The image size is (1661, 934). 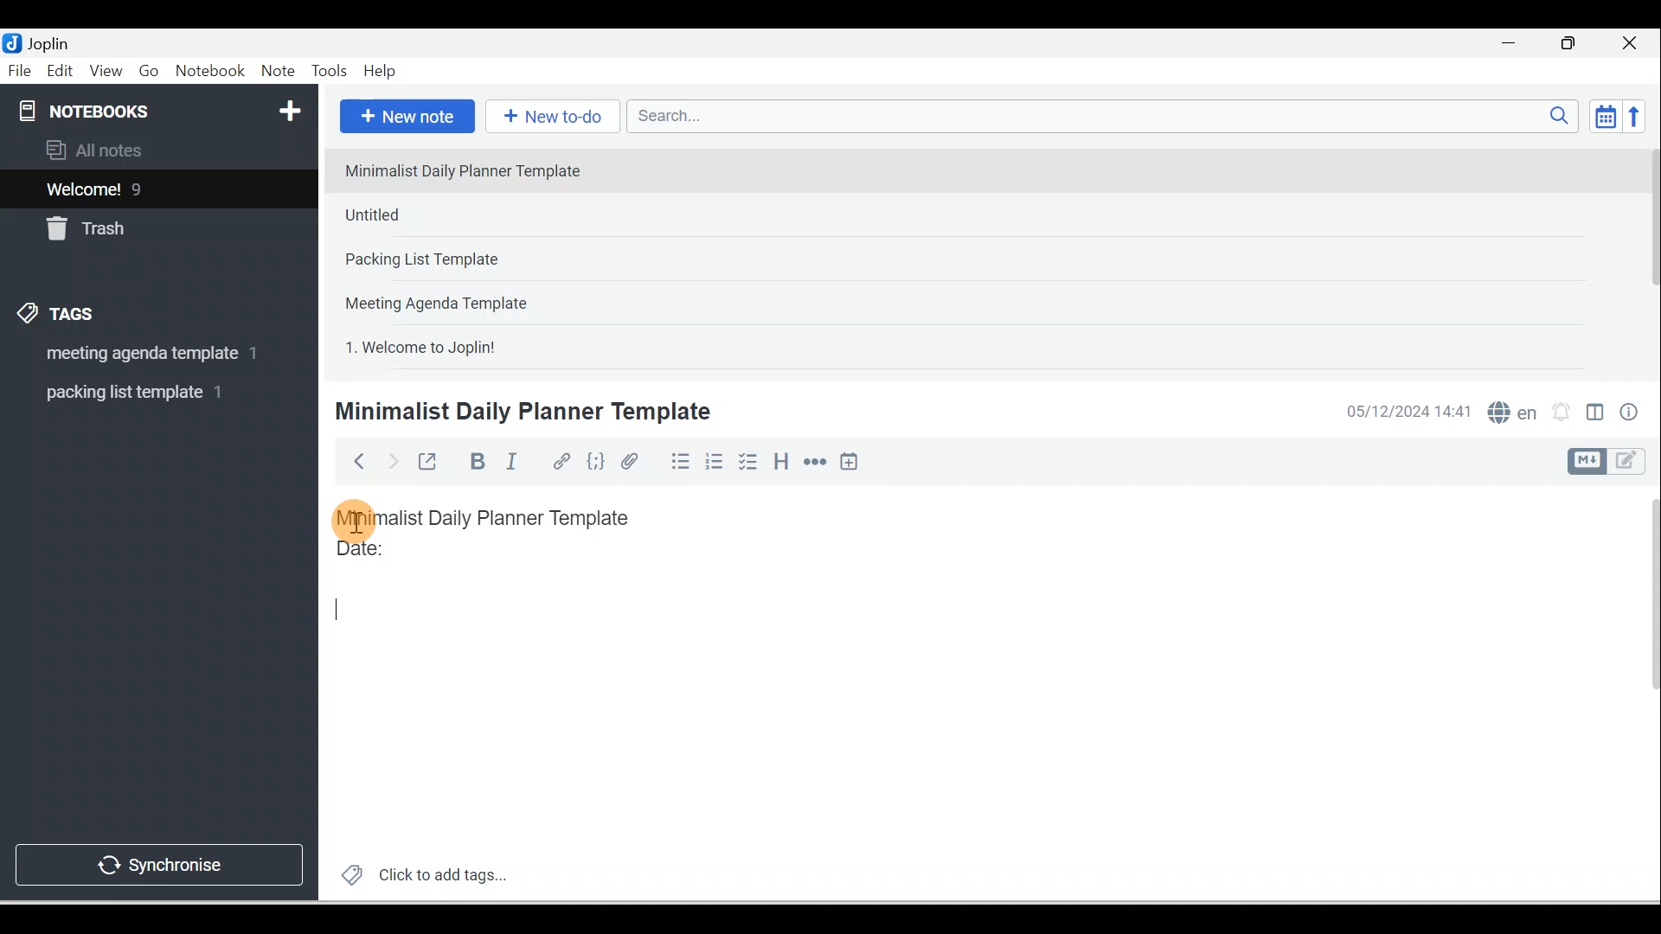 I want to click on Bold, so click(x=475, y=462).